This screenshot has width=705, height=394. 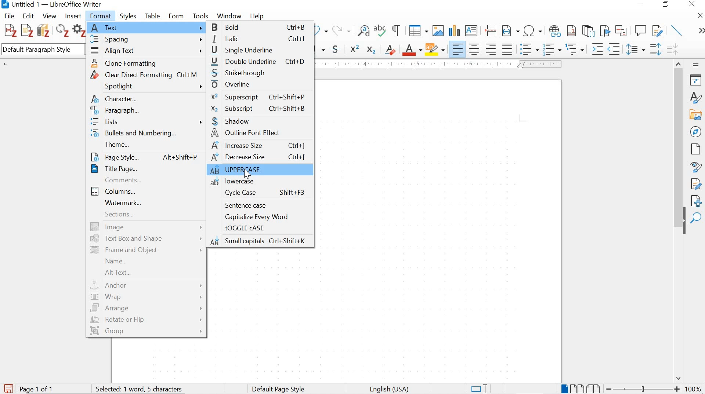 I want to click on toggle ordered list, so click(x=551, y=50).